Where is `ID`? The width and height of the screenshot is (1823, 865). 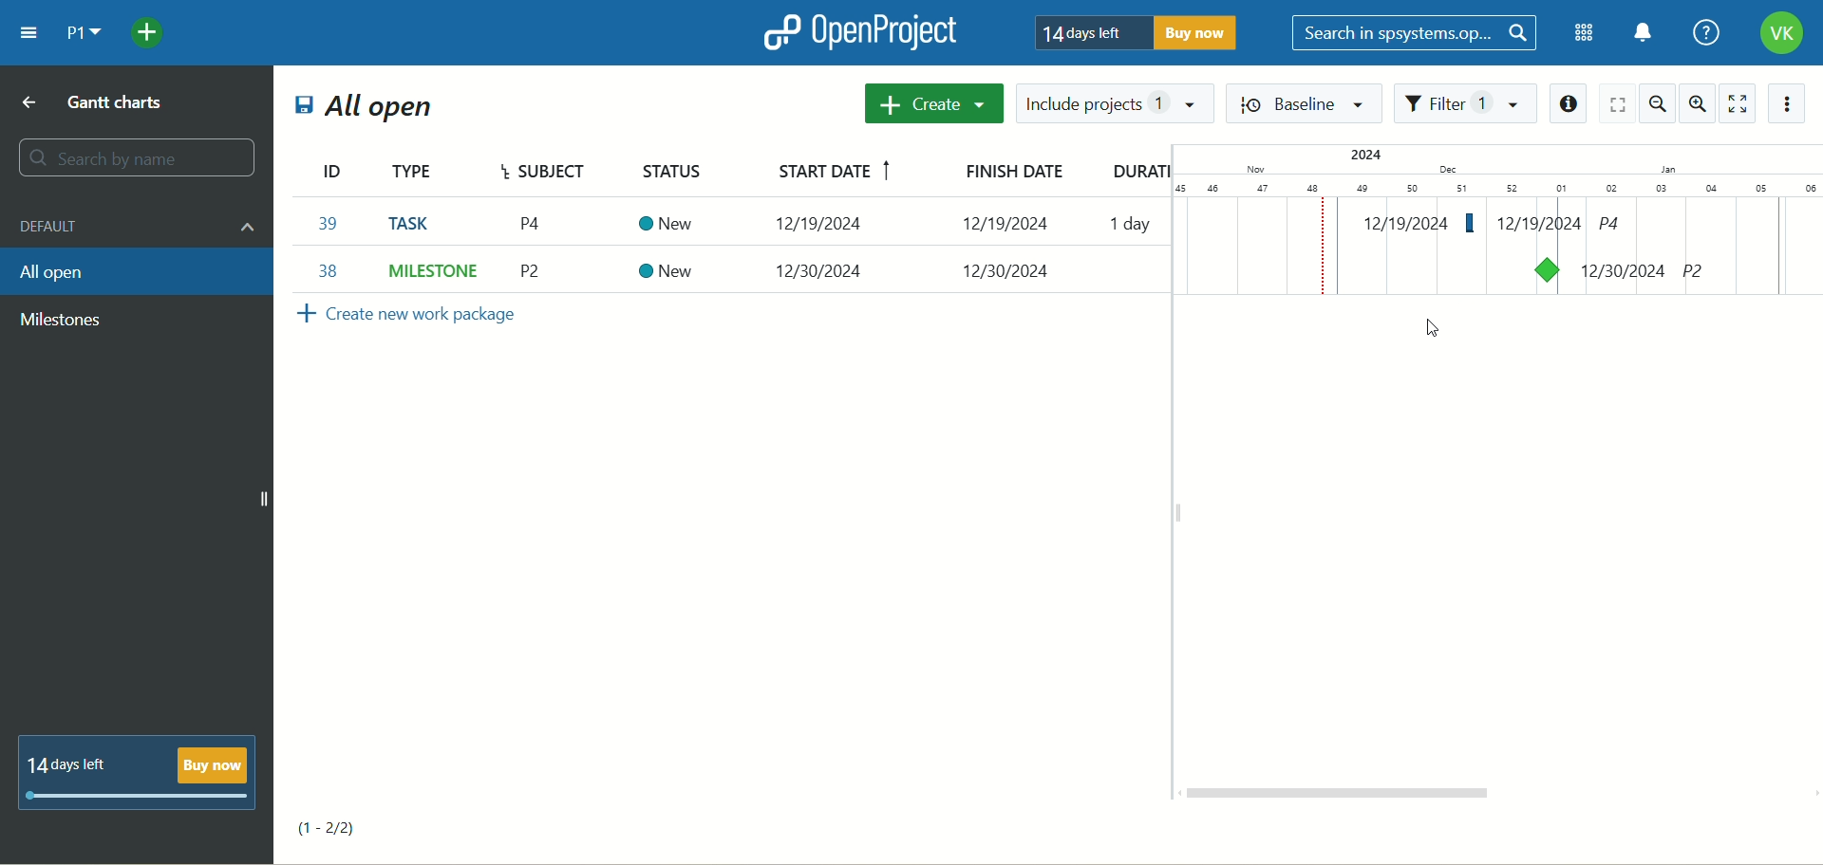 ID is located at coordinates (335, 164).